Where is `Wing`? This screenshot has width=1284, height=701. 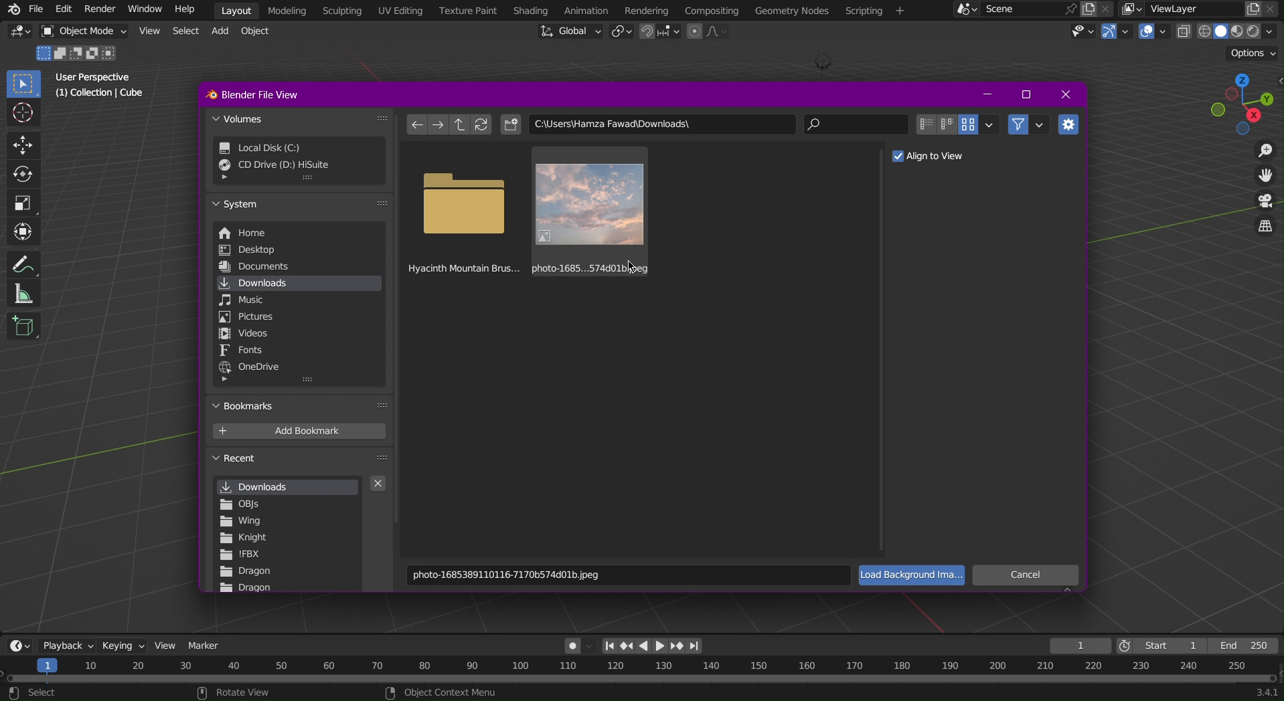 Wing is located at coordinates (244, 522).